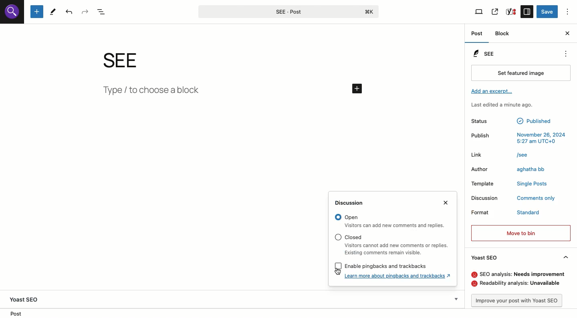 The image size is (577, 318). What do you see at coordinates (70, 12) in the screenshot?
I see `Undo` at bounding box center [70, 12].